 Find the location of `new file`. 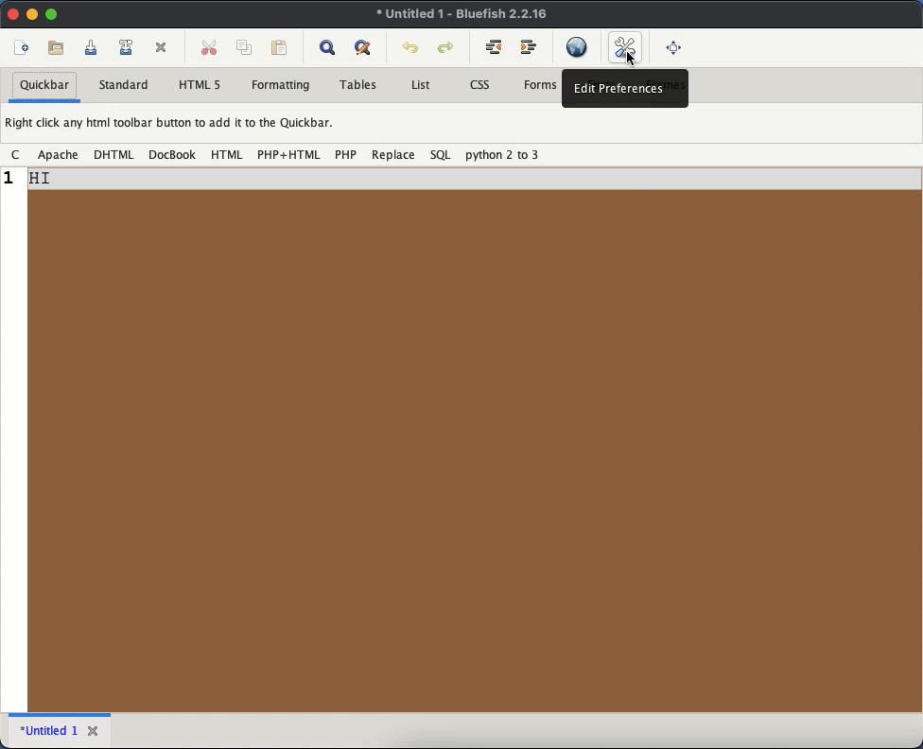

new file is located at coordinates (19, 46).